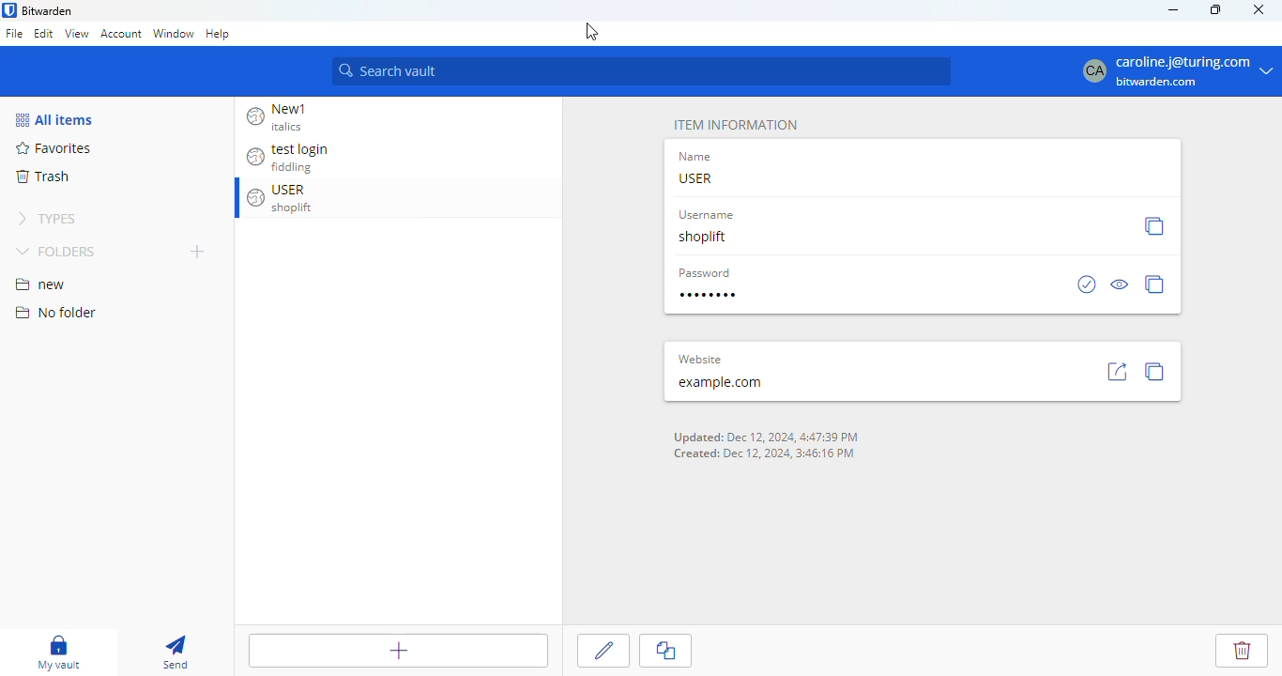 This screenshot has height=676, width=1282. What do you see at coordinates (282, 117) in the screenshot?
I see `New1  italics` at bounding box center [282, 117].